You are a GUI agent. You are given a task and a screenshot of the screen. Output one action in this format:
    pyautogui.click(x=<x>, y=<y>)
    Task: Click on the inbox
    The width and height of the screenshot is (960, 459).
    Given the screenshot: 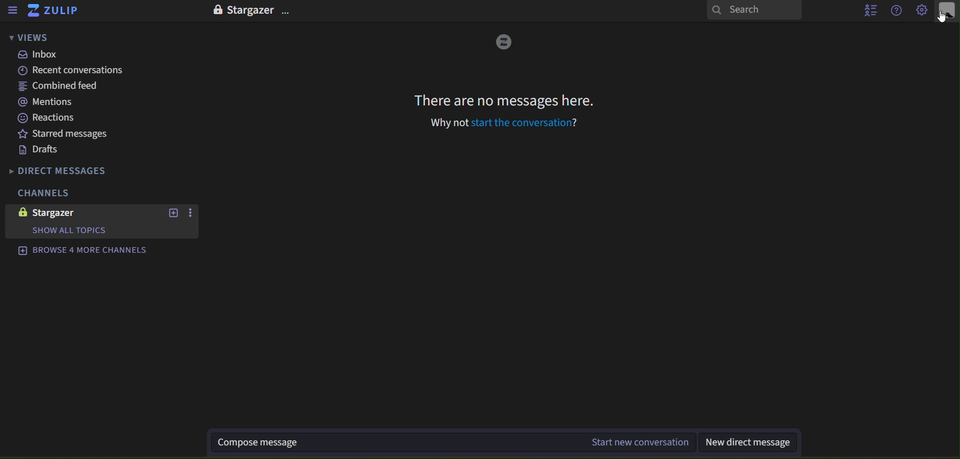 What is the action you would take?
    pyautogui.click(x=41, y=54)
    